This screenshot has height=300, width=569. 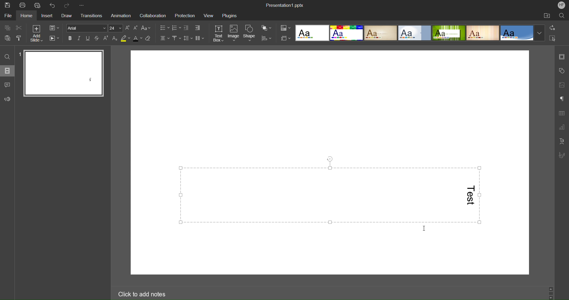 I want to click on Numbered List, so click(x=176, y=28).